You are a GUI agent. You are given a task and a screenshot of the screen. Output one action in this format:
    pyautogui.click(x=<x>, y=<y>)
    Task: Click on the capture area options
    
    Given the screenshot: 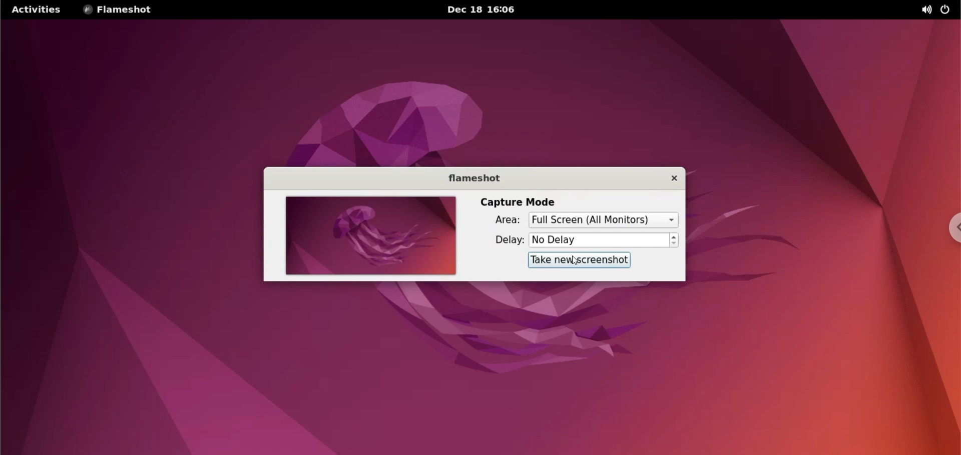 What is the action you would take?
    pyautogui.click(x=602, y=220)
    